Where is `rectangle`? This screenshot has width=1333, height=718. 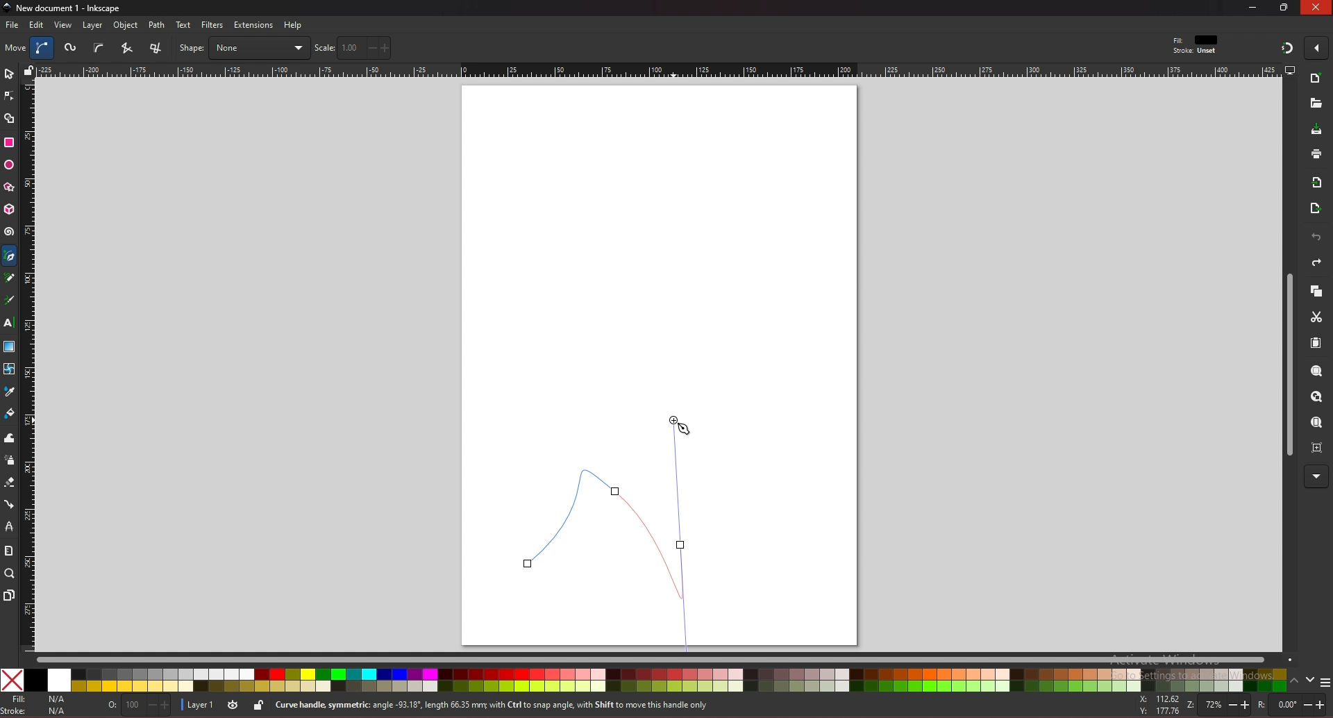
rectangle is located at coordinates (8, 142).